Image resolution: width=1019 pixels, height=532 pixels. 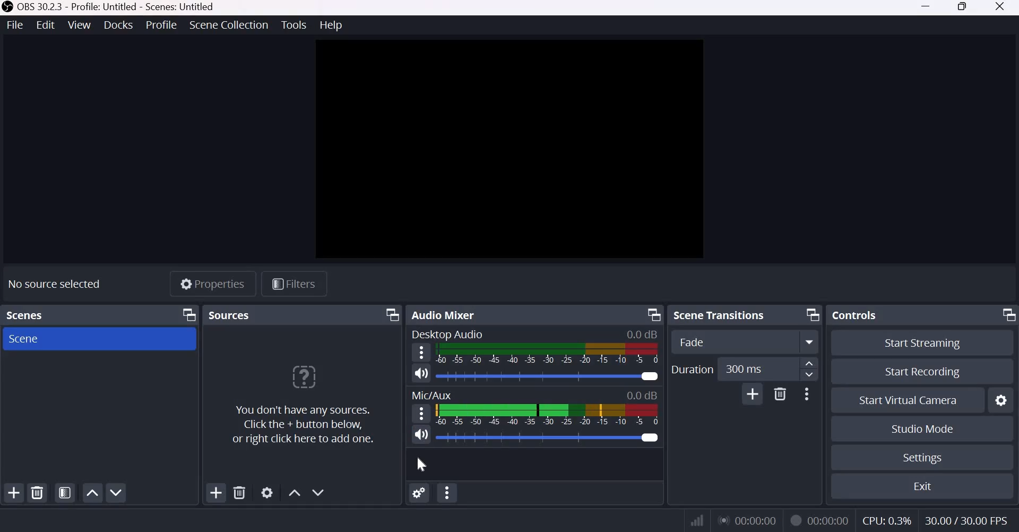 What do you see at coordinates (923, 458) in the screenshot?
I see `Settings` at bounding box center [923, 458].